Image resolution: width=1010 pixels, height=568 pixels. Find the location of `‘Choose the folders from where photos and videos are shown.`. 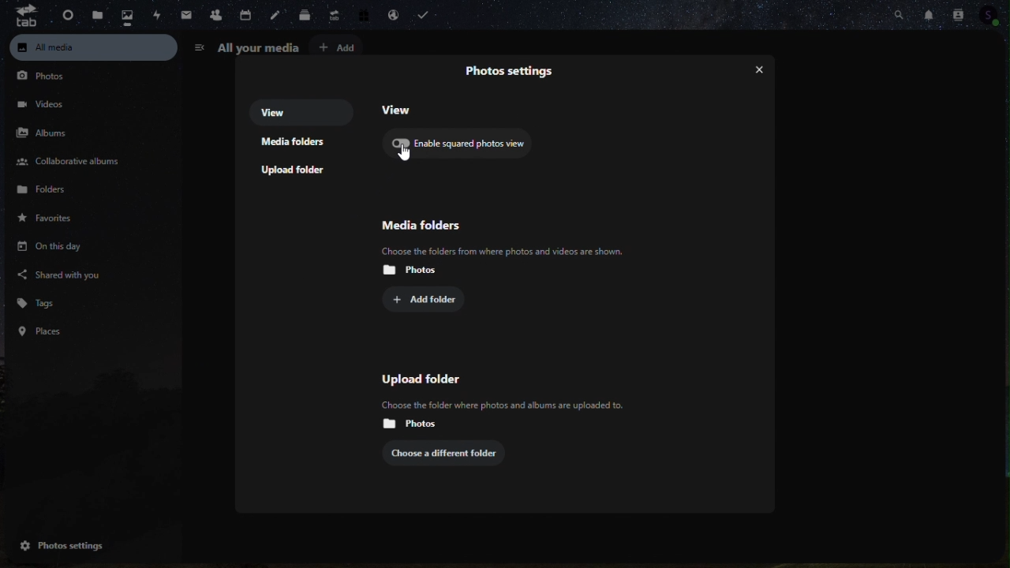

‘Choose the folders from where photos and videos are shown. is located at coordinates (502, 251).